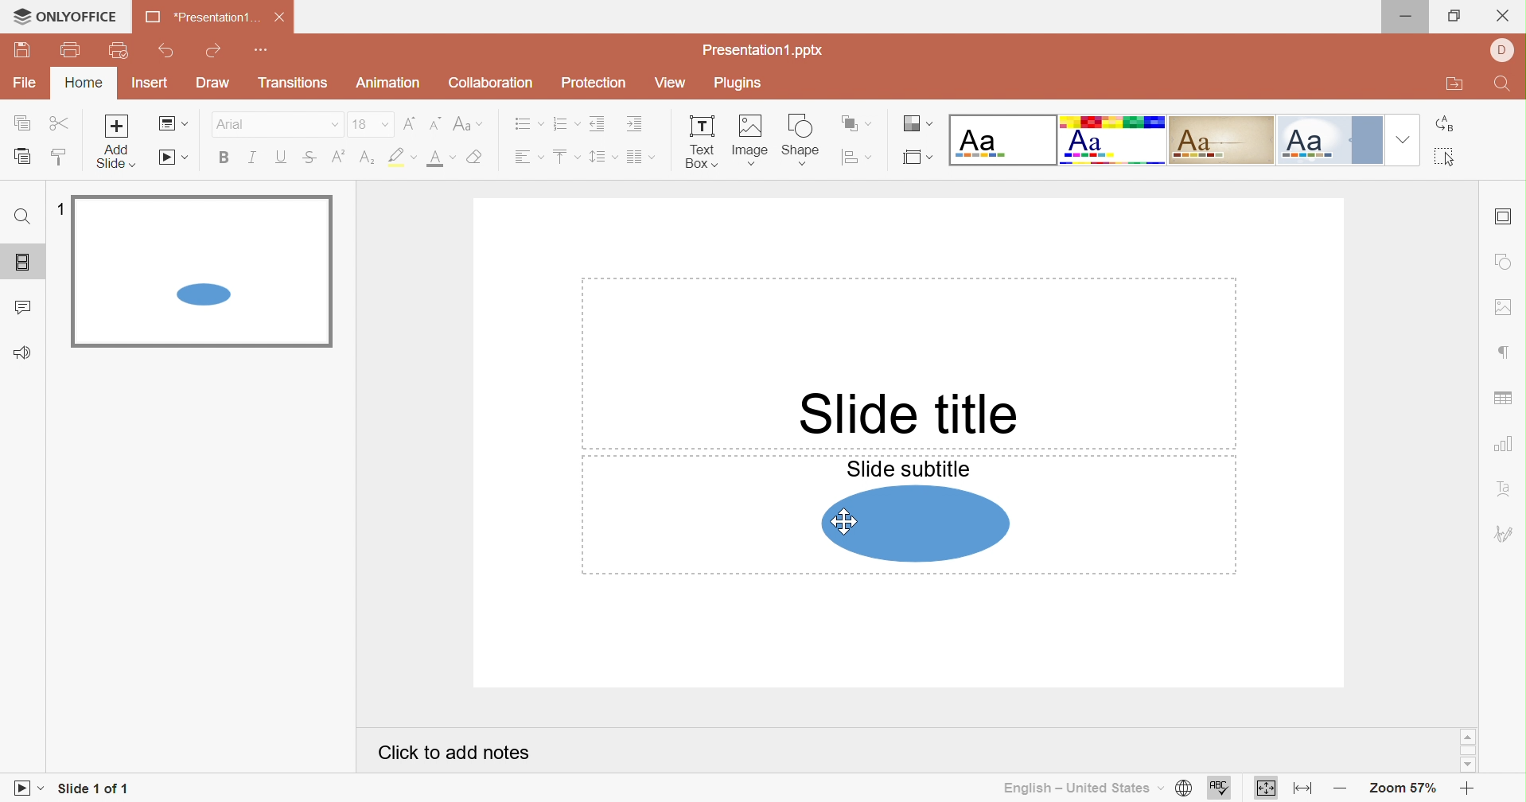 The width and height of the screenshot is (1526, 802). Describe the element at coordinates (633, 124) in the screenshot. I see `Increase Indent` at that location.